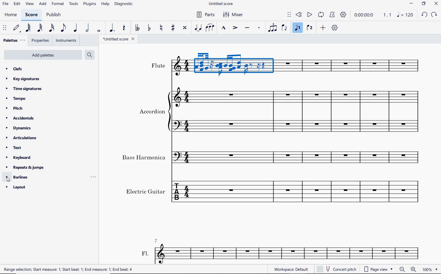 The width and height of the screenshot is (441, 274). What do you see at coordinates (309, 28) in the screenshot?
I see `voice 2` at bounding box center [309, 28].